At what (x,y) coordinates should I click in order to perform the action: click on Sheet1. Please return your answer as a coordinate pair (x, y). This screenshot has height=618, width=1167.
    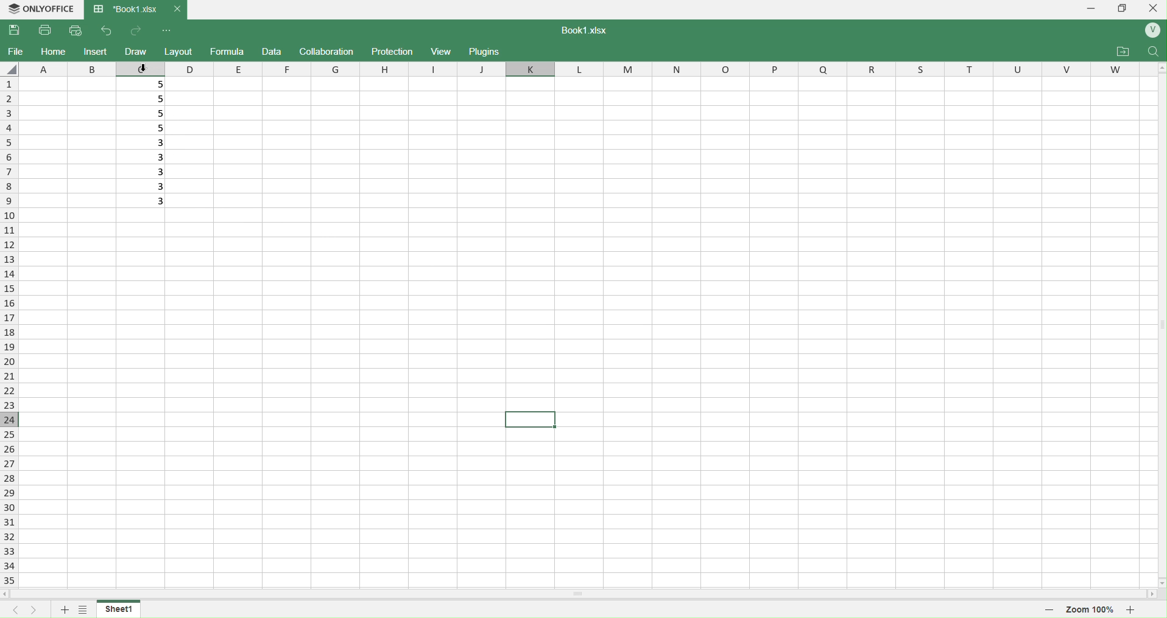
    Looking at the image, I should click on (124, 609).